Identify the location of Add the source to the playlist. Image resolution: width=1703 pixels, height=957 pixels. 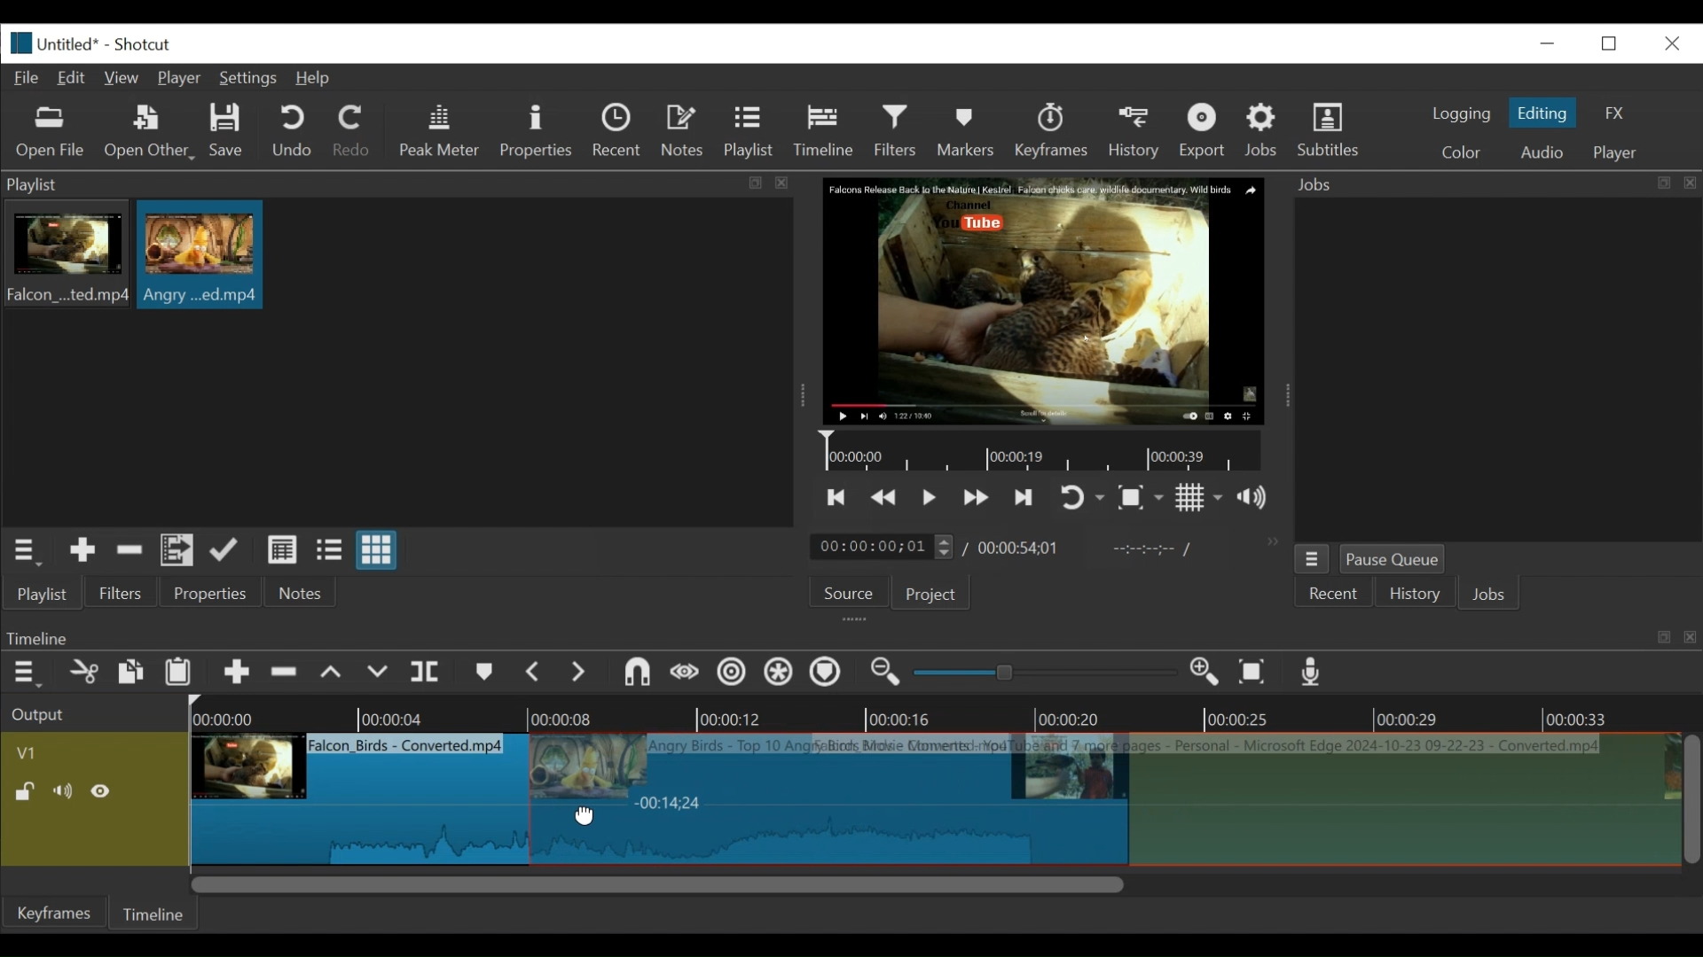
(81, 553).